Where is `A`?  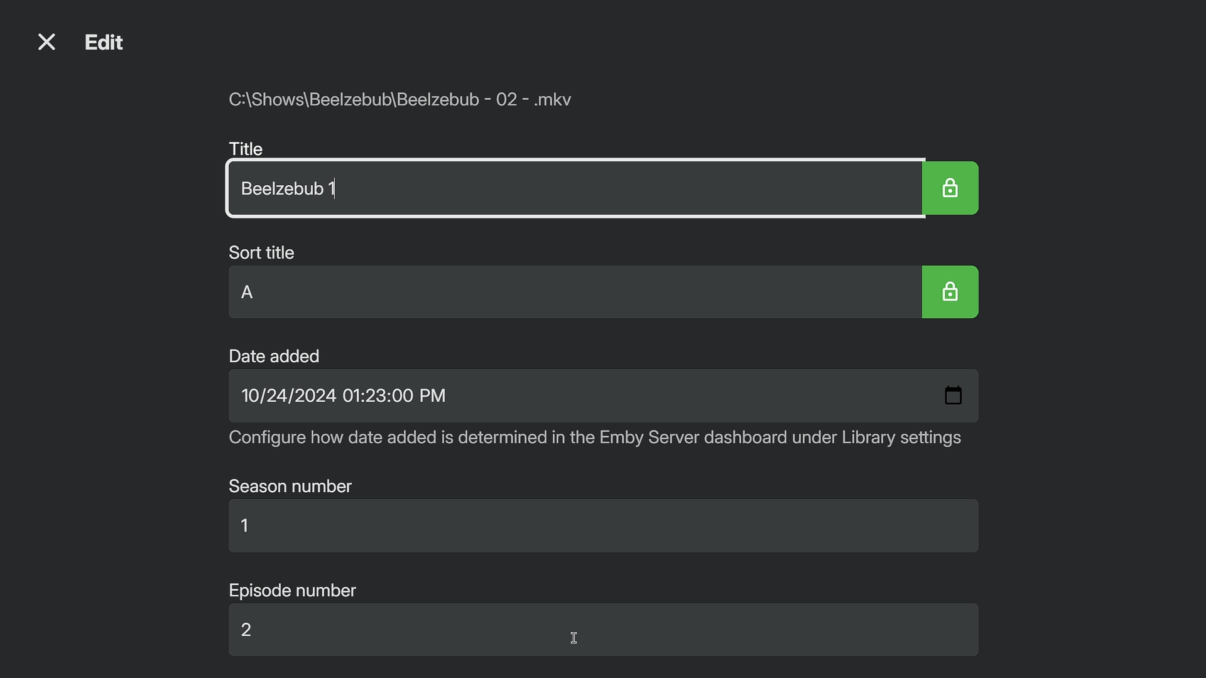 A is located at coordinates (256, 294).